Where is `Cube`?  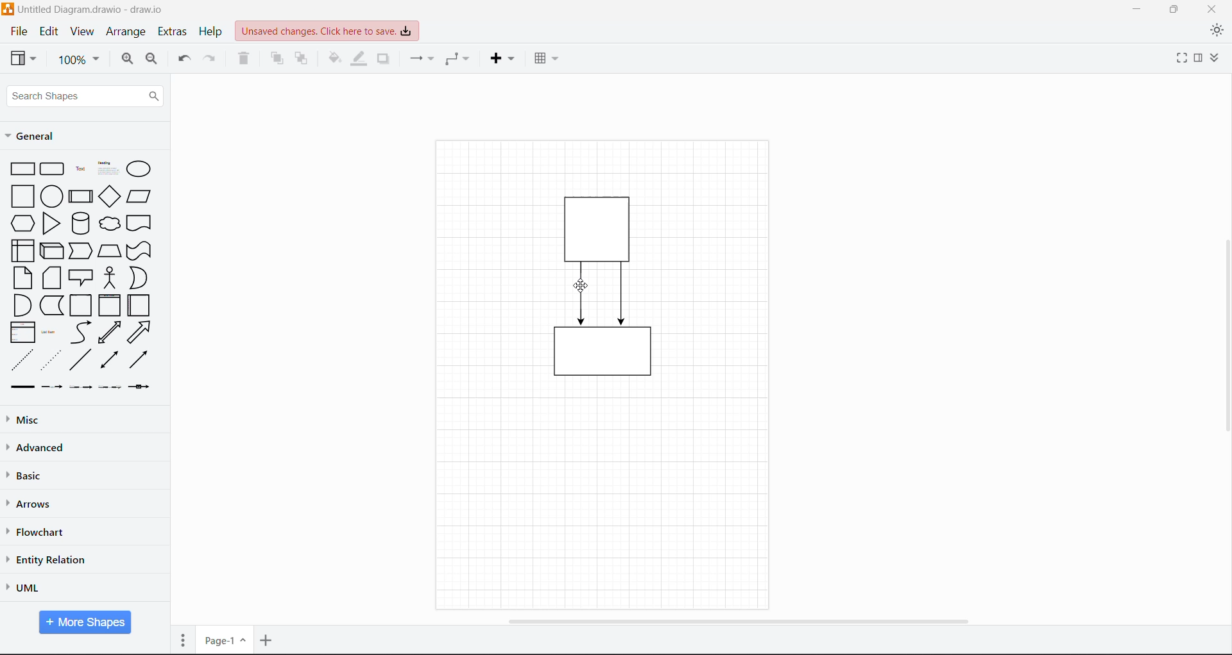 Cube is located at coordinates (51, 250).